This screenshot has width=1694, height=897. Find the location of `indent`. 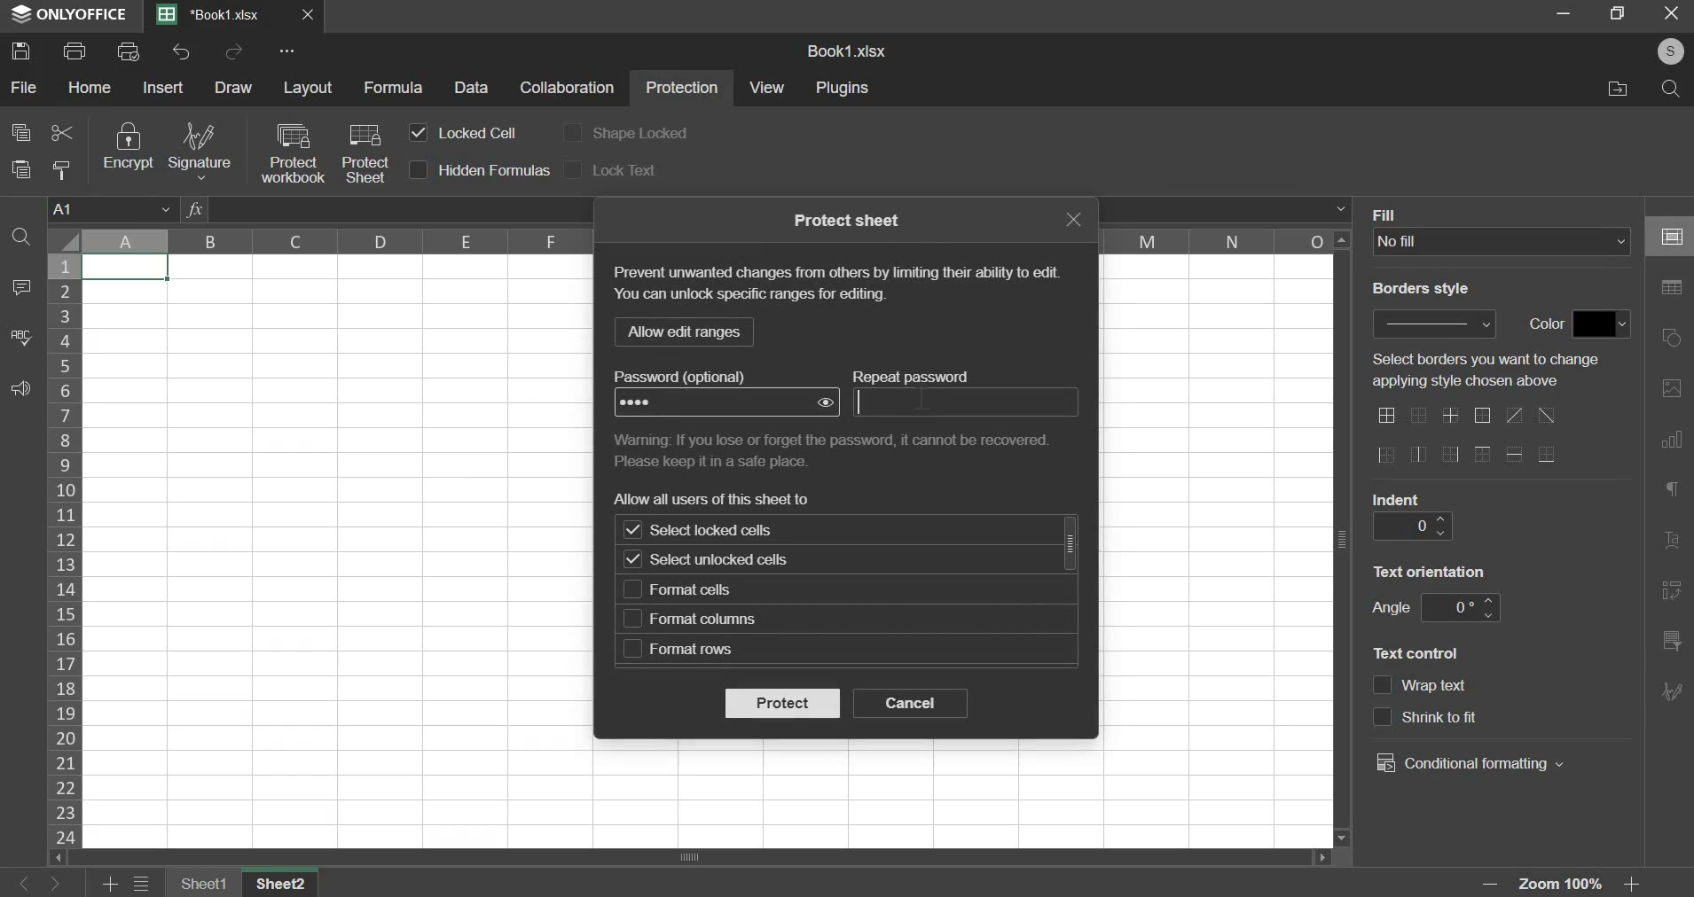

indent is located at coordinates (1396, 498).